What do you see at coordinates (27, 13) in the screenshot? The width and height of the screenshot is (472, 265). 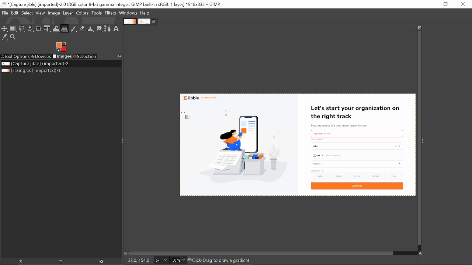 I see `Select` at bounding box center [27, 13].